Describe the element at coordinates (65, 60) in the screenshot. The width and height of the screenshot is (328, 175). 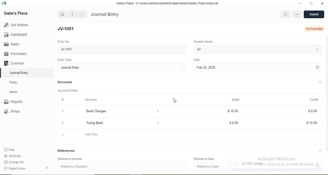
I see `Entry Type` at that location.